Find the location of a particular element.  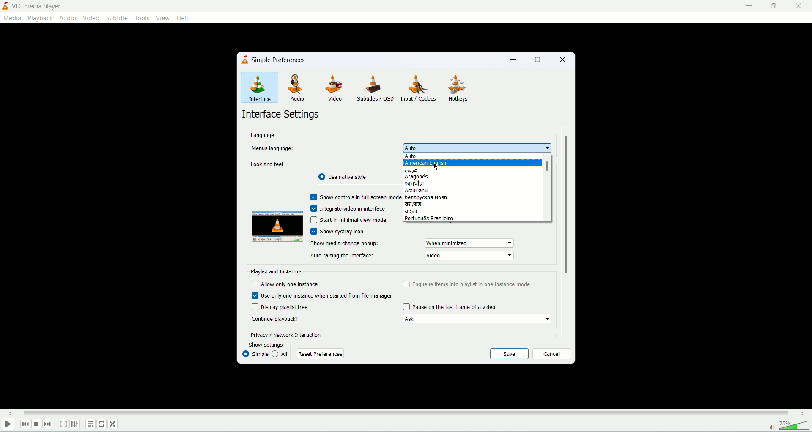

all is located at coordinates (280, 353).